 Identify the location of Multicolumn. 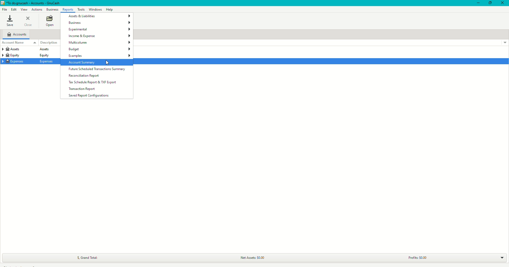
(99, 43).